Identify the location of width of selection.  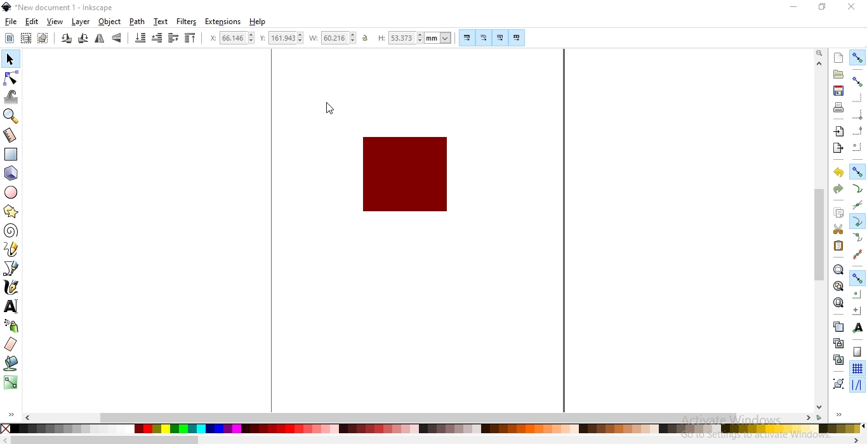
(315, 38).